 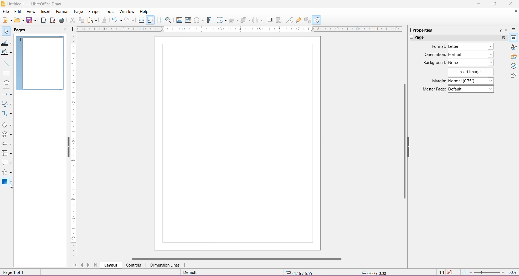 What do you see at coordinates (62, 21) in the screenshot?
I see `Print` at bounding box center [62, 21].